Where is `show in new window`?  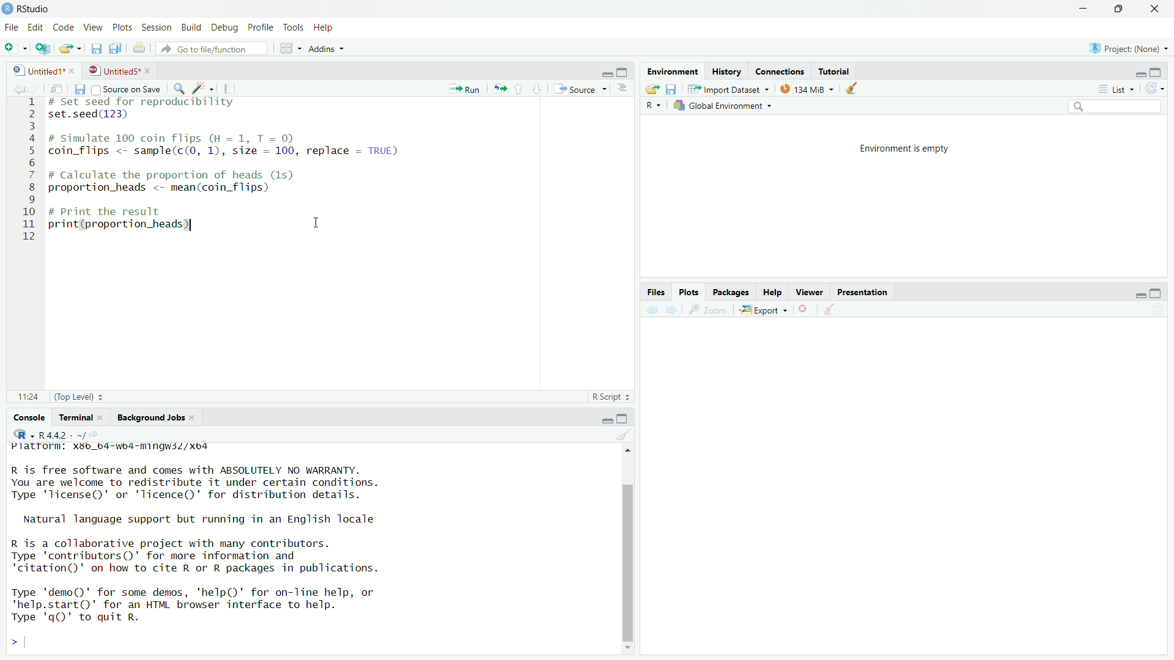 show in new window is located at coordinates (55, 88).